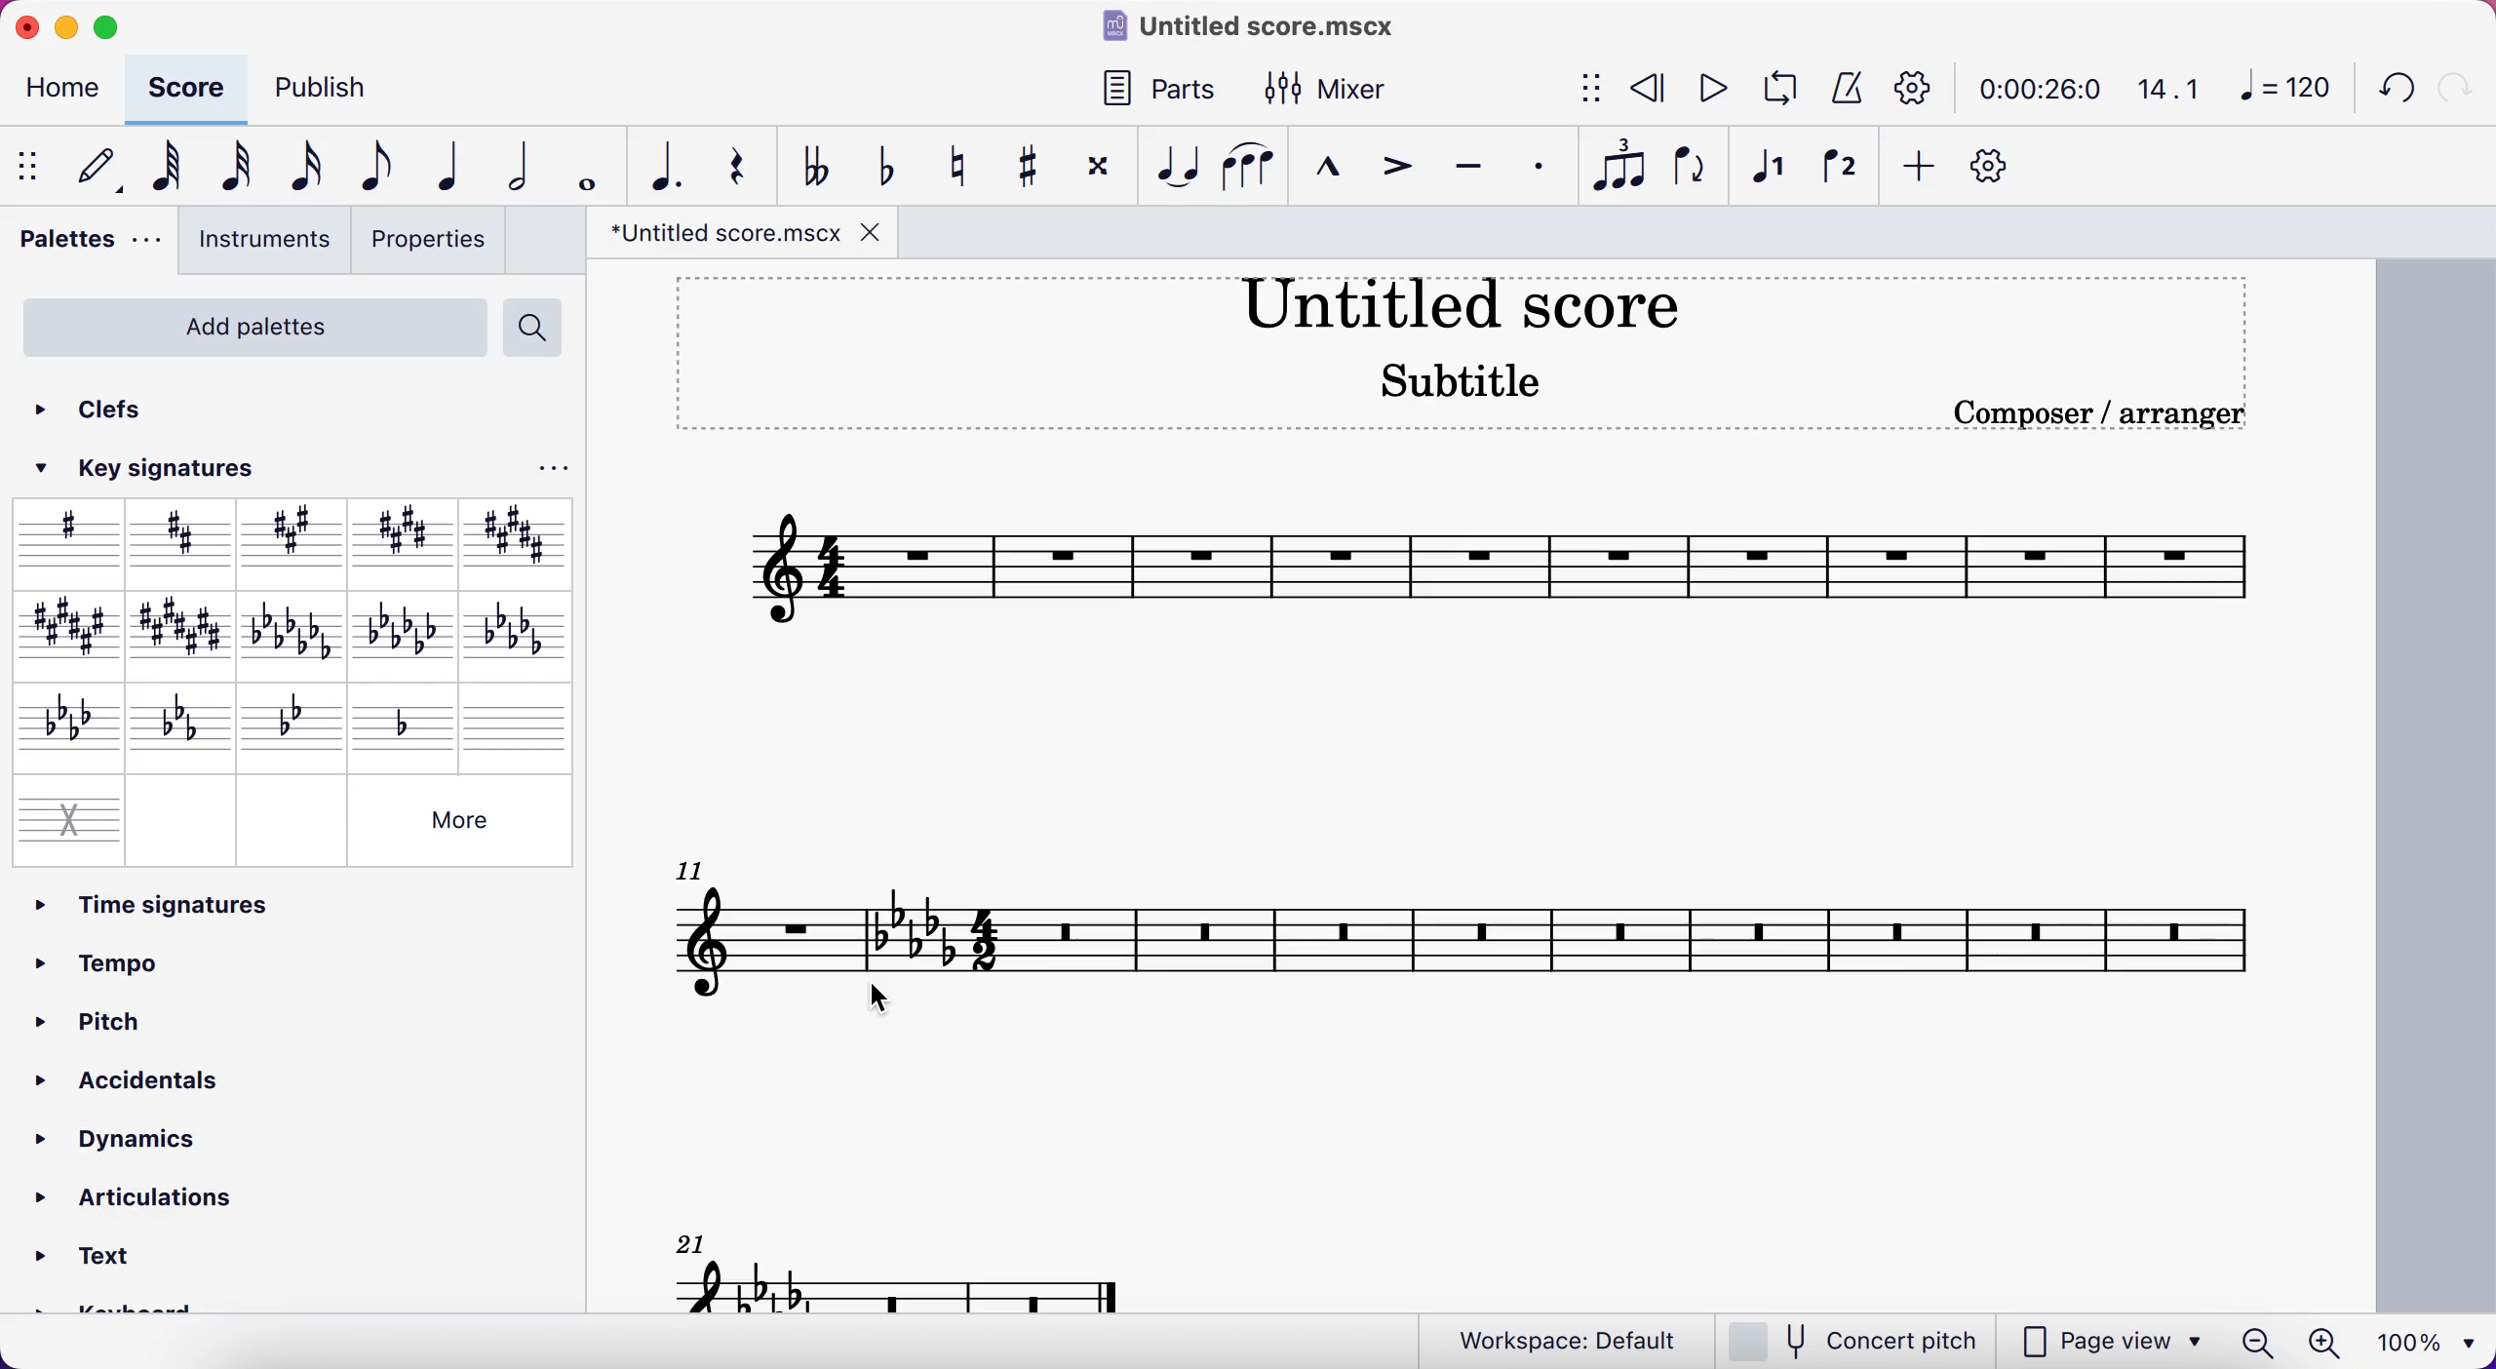 The width and height of the screenshot is (2496, 1369). I want to click on minimize, so click(72, 27).